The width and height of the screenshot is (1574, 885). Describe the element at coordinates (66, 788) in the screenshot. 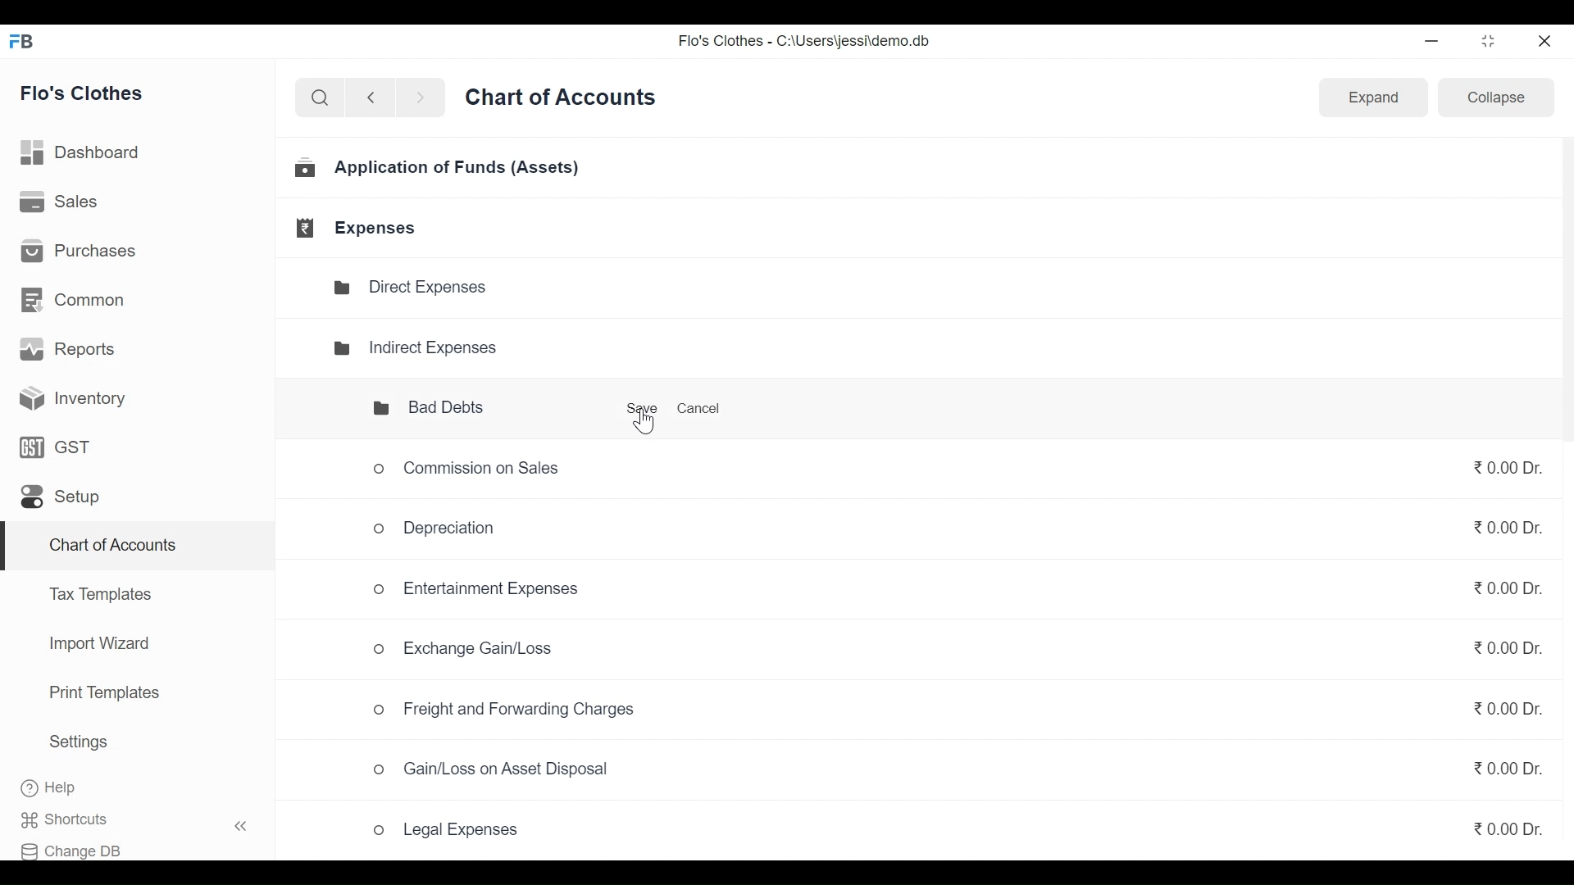

I see `Help` at that location.